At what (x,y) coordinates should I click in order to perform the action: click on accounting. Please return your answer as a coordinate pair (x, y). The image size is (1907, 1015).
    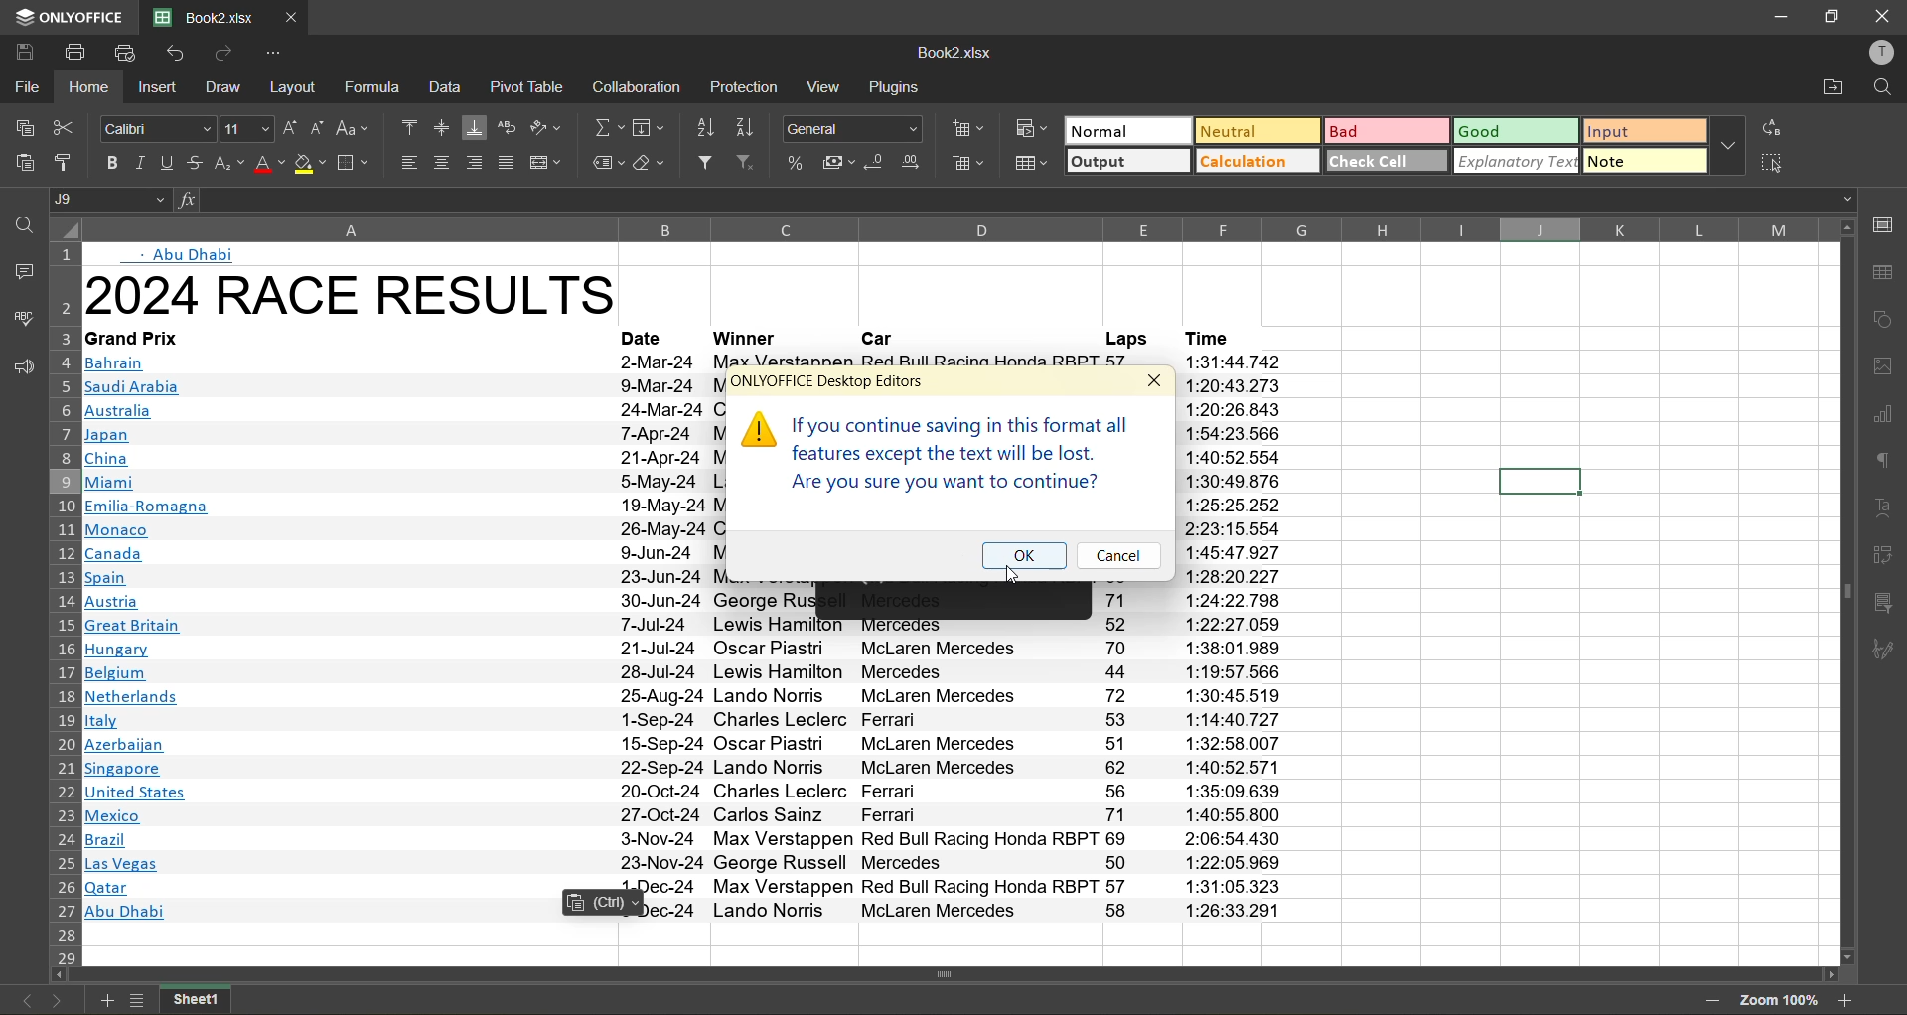
    Looking at the image, I should click on (835, 164).